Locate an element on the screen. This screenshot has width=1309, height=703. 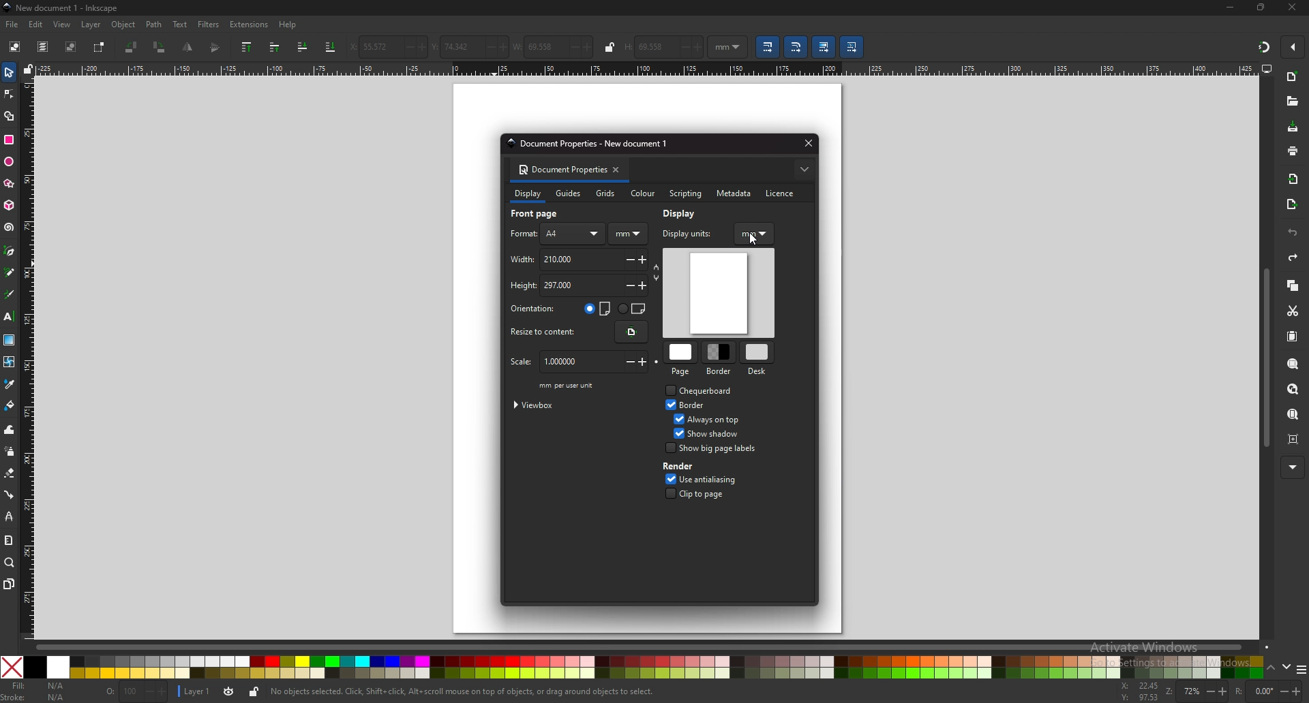
height is located at coordinates (550, 285).